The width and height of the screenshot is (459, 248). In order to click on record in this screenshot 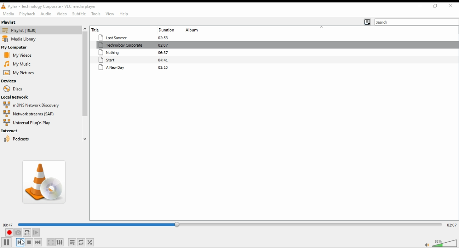, I will do `click(9, 233)`.